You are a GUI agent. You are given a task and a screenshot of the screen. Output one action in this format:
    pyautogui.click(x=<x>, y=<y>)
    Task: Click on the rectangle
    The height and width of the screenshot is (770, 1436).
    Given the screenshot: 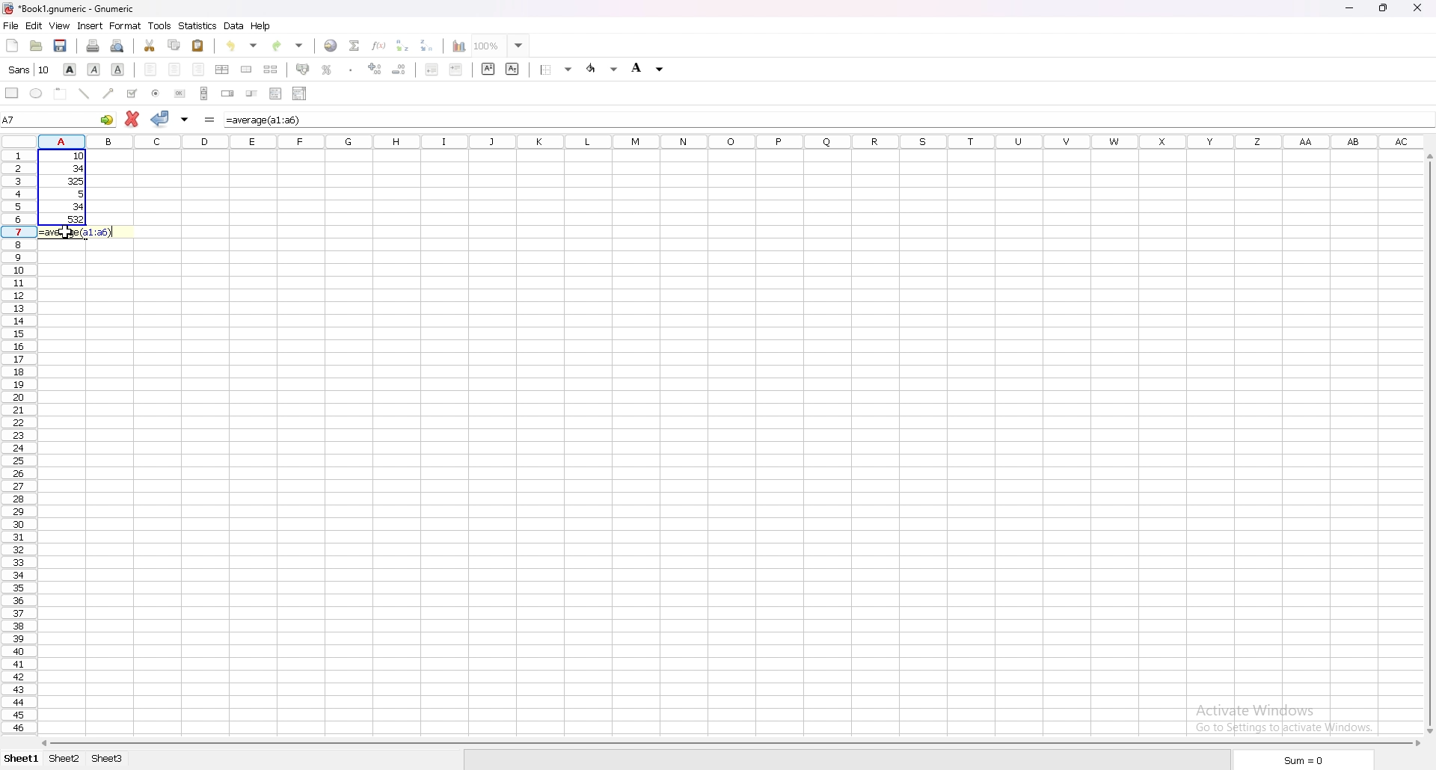 What is the action you would take?
    pyautogui.click(x=13, y=92)
    